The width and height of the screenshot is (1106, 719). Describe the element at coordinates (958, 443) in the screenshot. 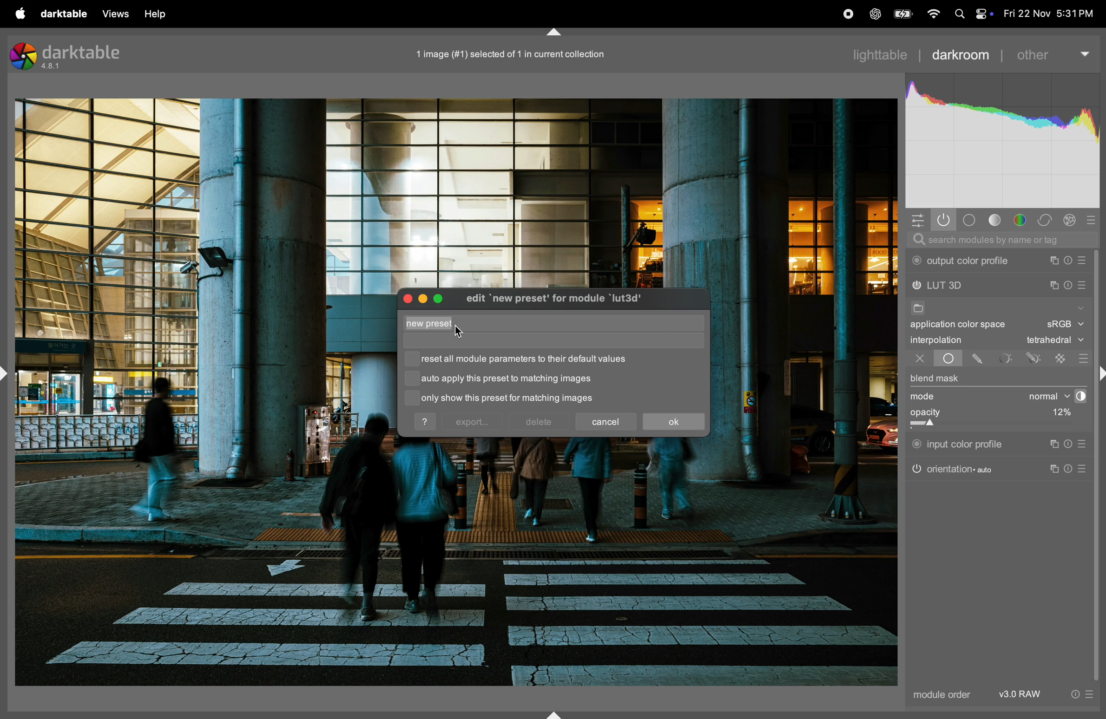

I see `input color profile` at that location.